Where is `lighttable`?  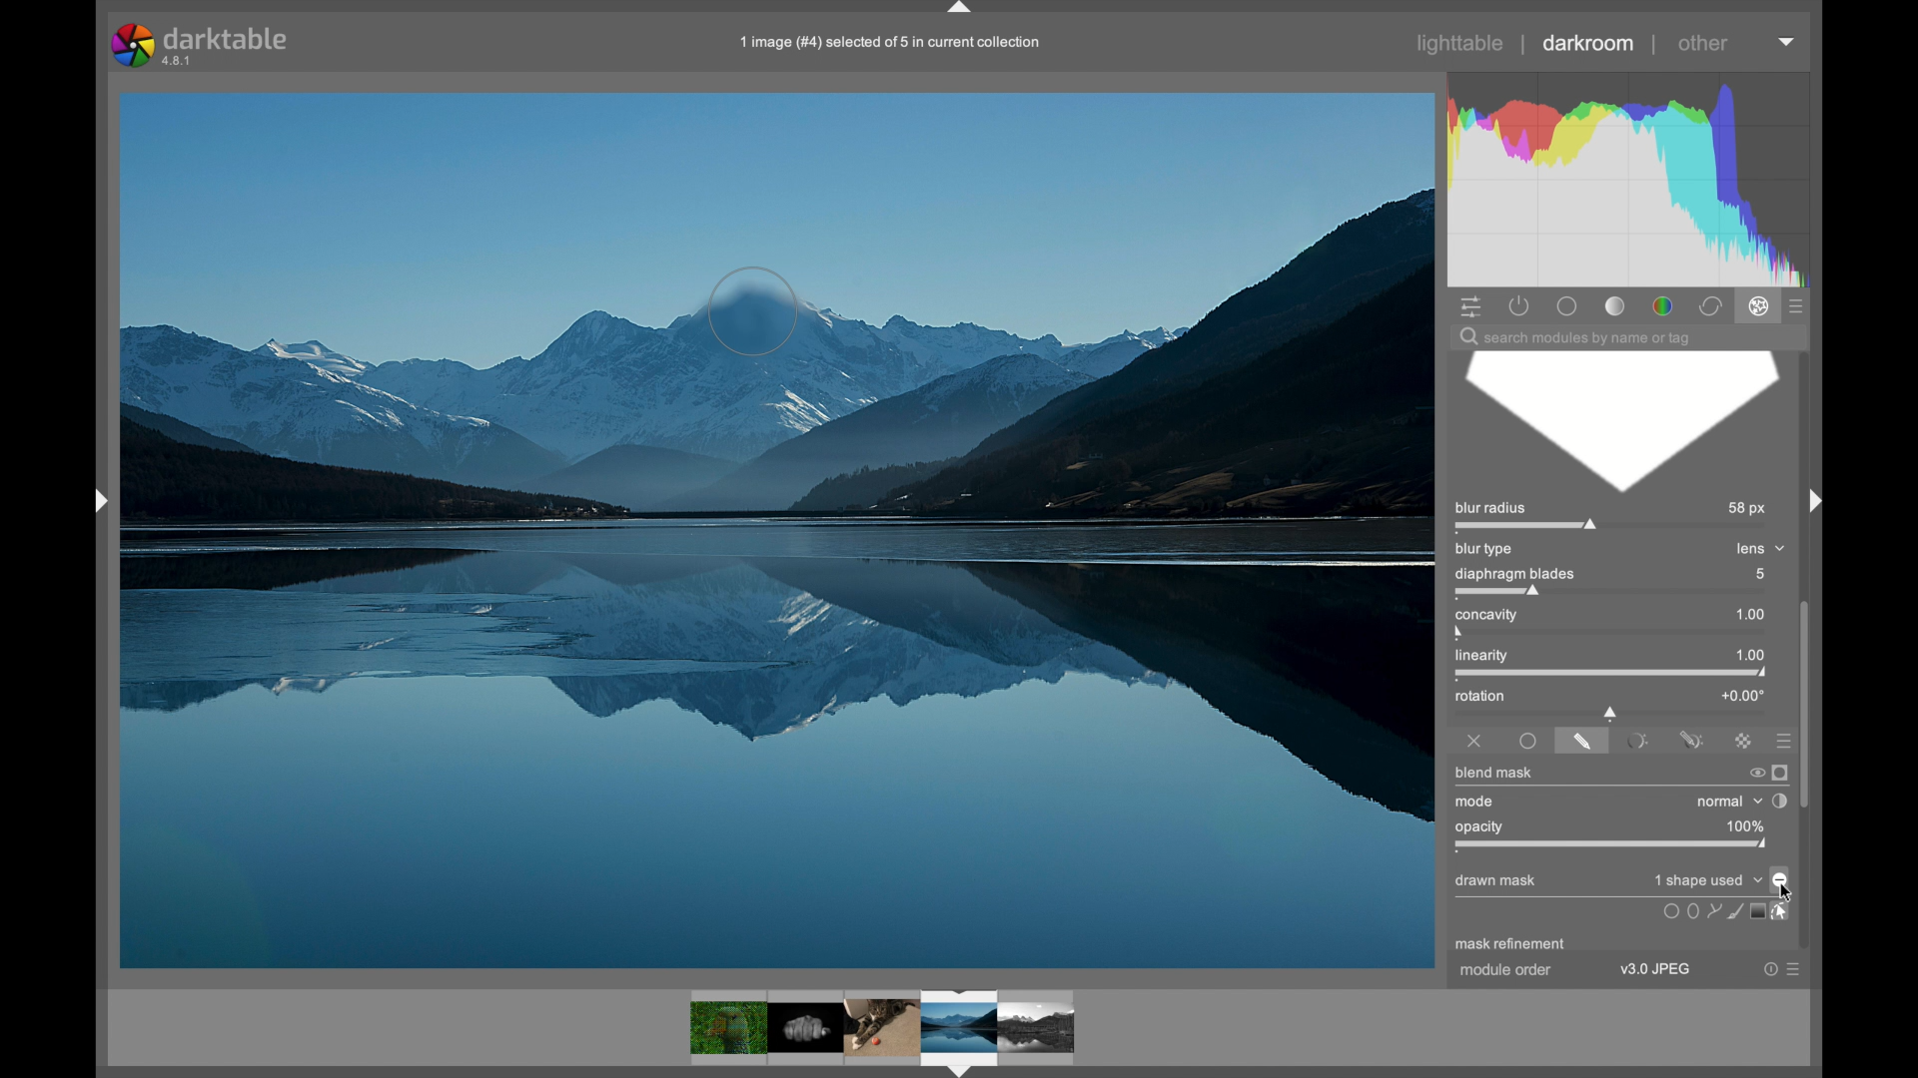 lighttable is located at coordinates (1462, 44).